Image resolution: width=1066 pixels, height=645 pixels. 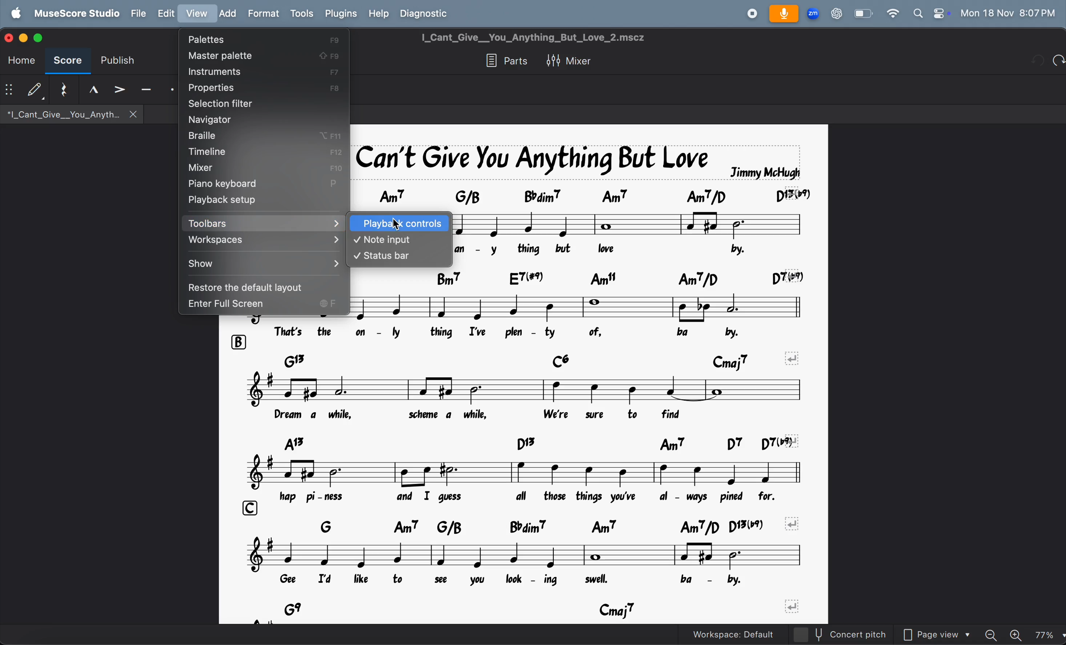 I want to click on playback, so click(x=263, y=201).